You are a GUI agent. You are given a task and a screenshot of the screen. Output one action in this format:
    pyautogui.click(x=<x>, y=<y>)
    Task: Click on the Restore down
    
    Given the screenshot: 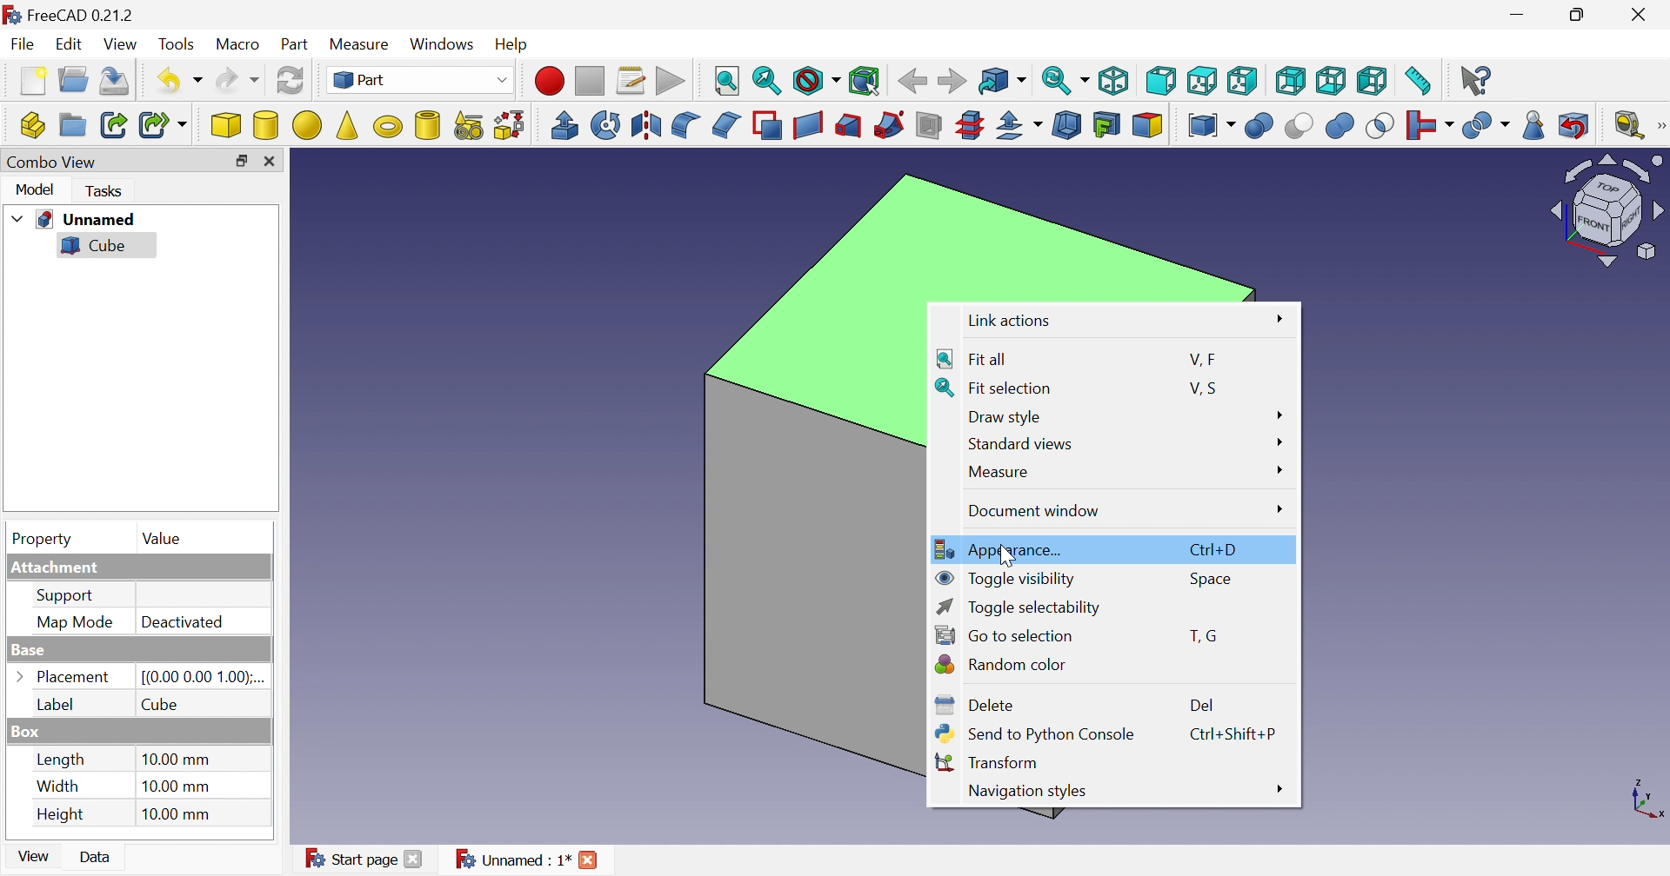 What is the action you would take?
    pyautogui.click(x=1580, y=16)
    